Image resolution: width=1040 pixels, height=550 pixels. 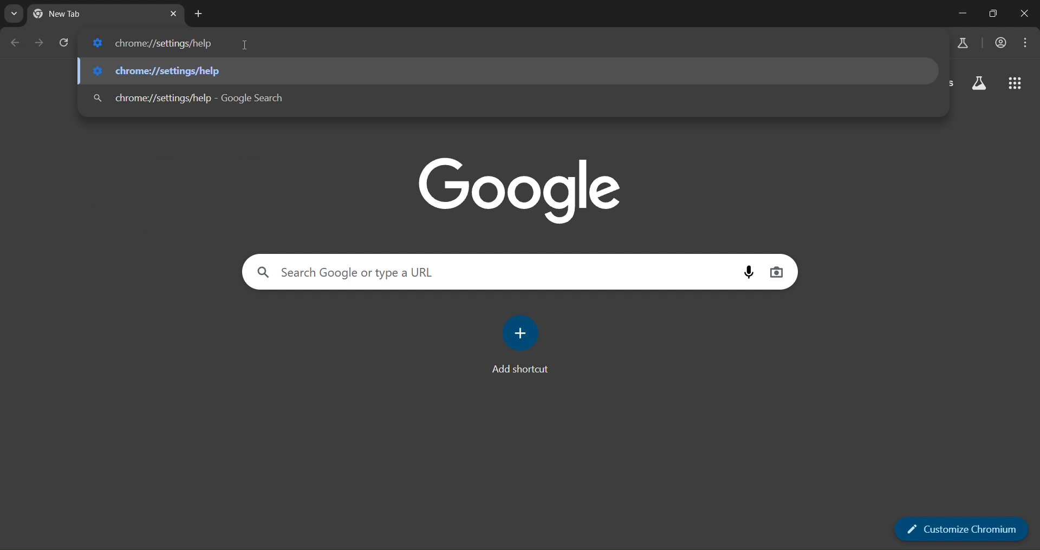 What do you see at coordinates (1024, 42) in the screenshot?
I see `menu` at bounding box center [1024, 42].